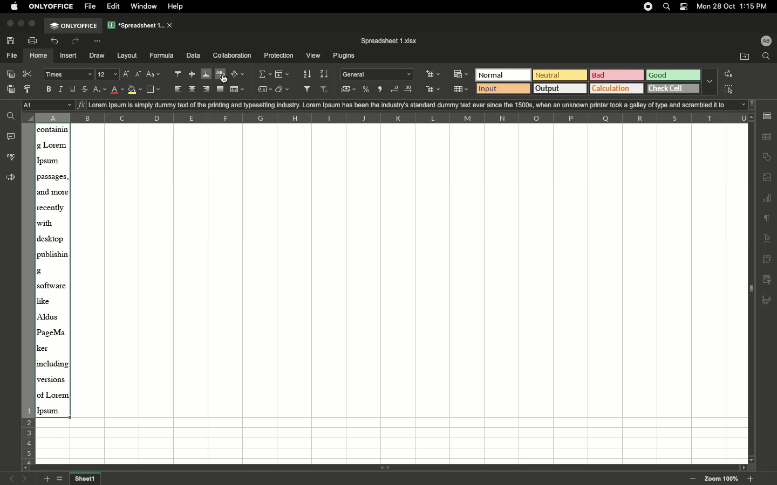 Image resolution: width=777 pixels, height=485 pixels. I want to click on Next sheet, so click(25, 479).